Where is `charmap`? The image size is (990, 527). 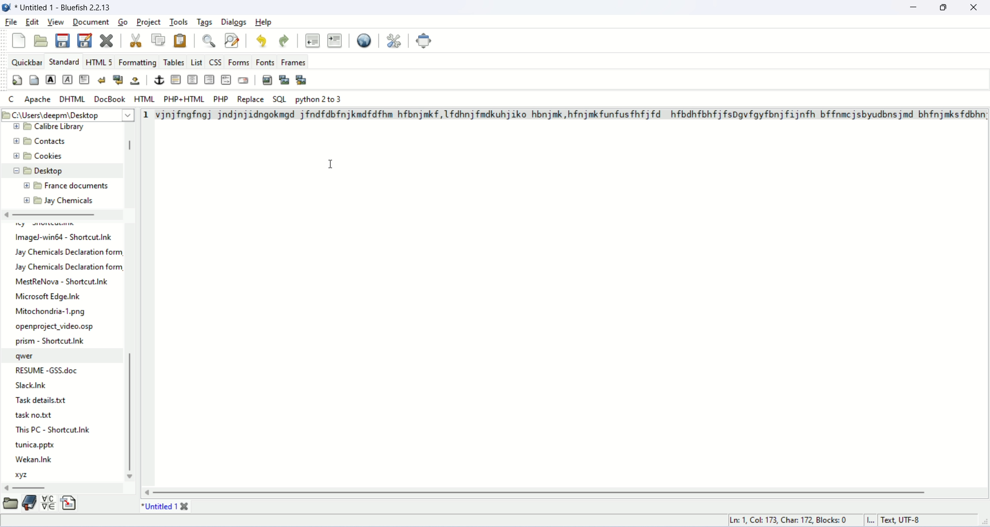
charmap is located at coordinates (47, 504).